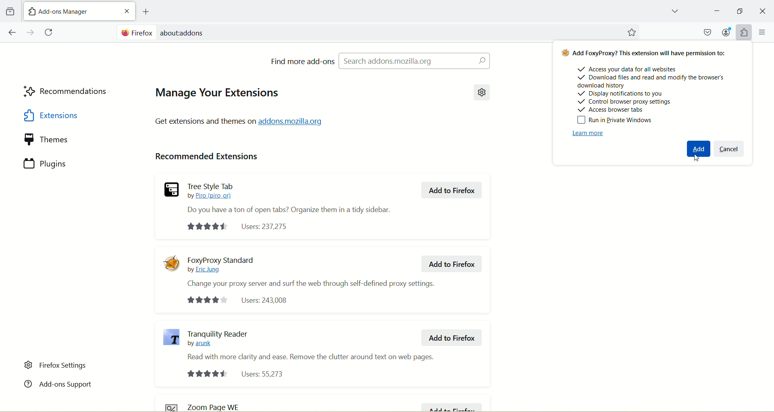  I want to click on Add Page, so click(145, 12).